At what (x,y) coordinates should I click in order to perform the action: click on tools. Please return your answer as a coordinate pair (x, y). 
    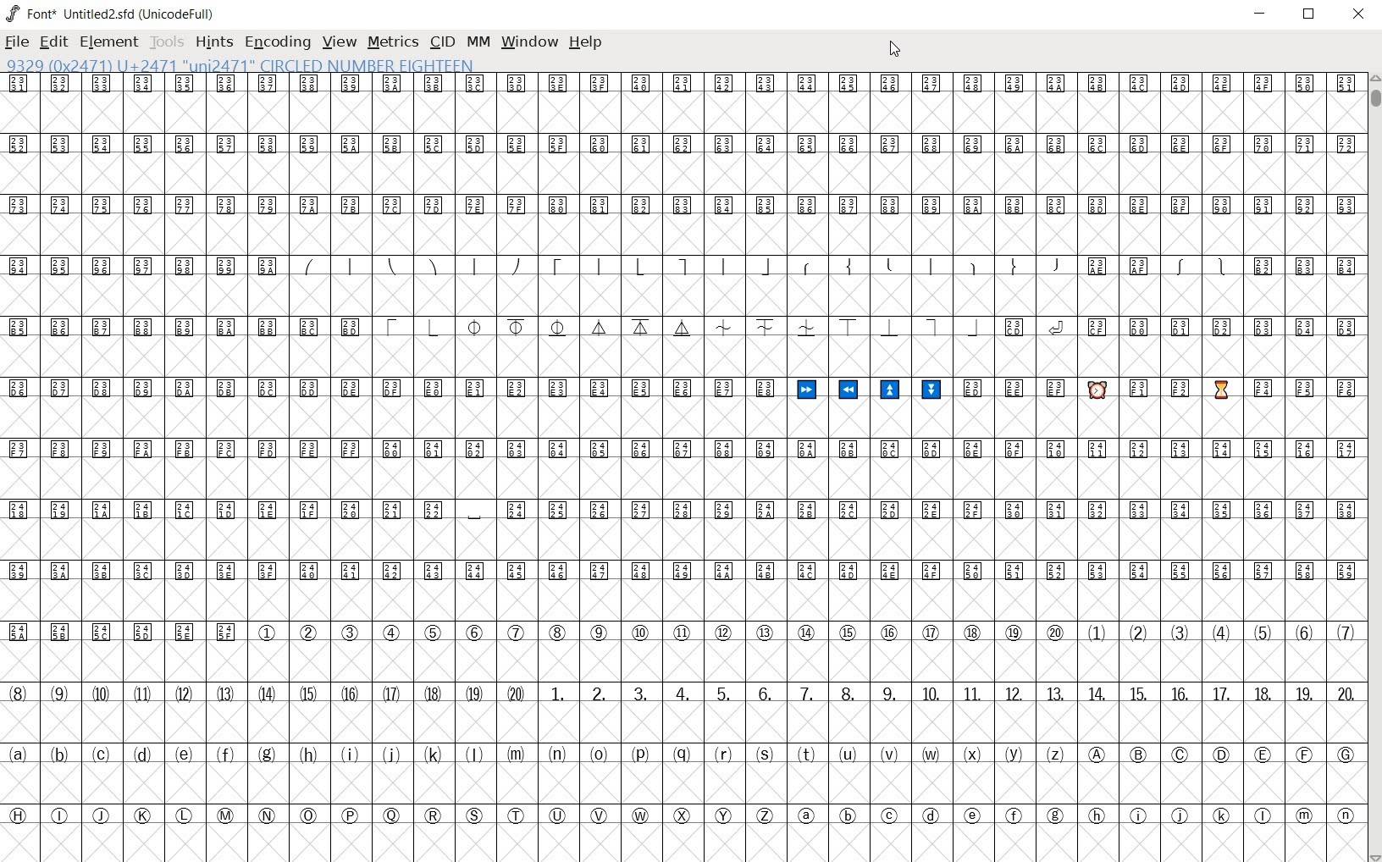
    Looking at the image, I should click on (168, 41).